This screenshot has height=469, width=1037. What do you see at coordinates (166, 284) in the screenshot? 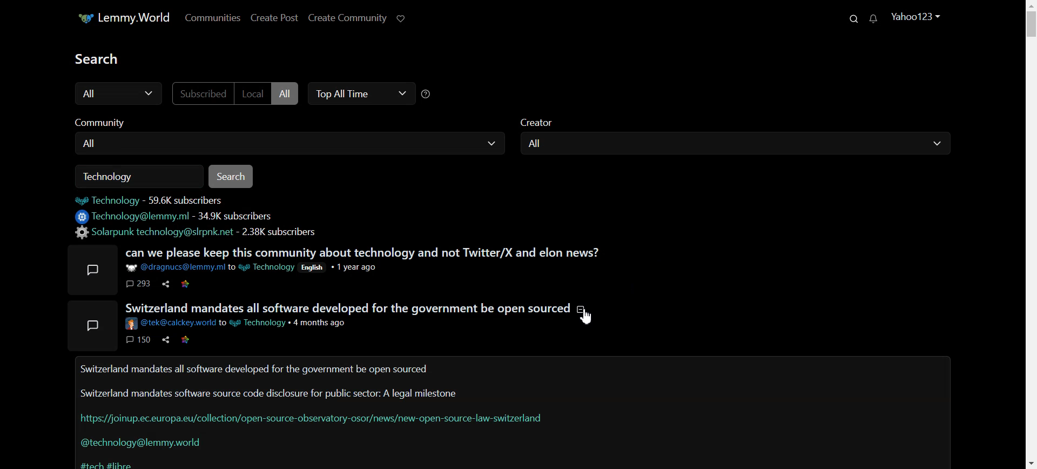
I see `share` at bounding box center [166, 284].